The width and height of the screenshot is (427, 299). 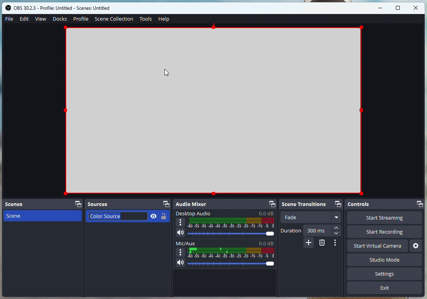 I want to click on close, so click(x=416, y=7).